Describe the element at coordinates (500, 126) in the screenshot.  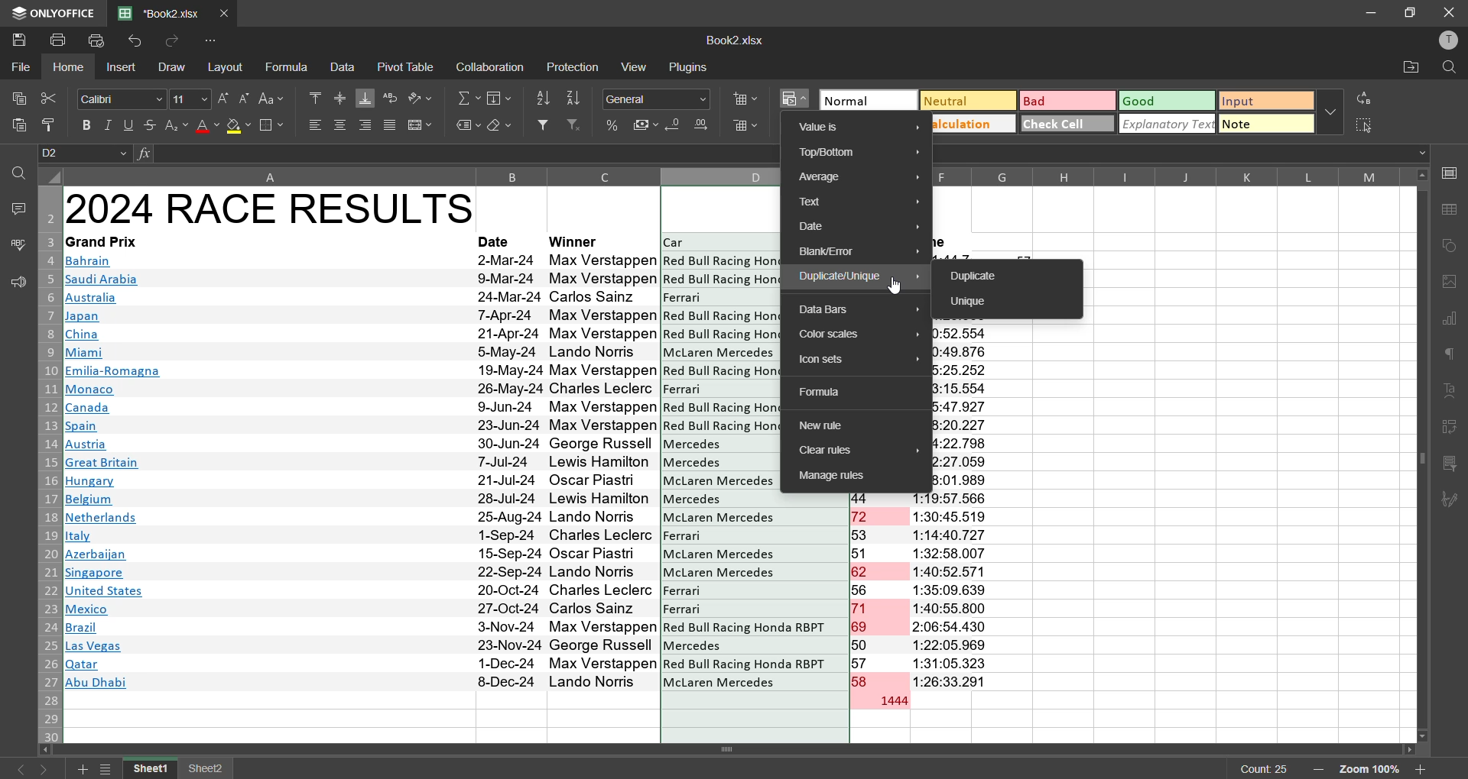
I see `clear` at that location.